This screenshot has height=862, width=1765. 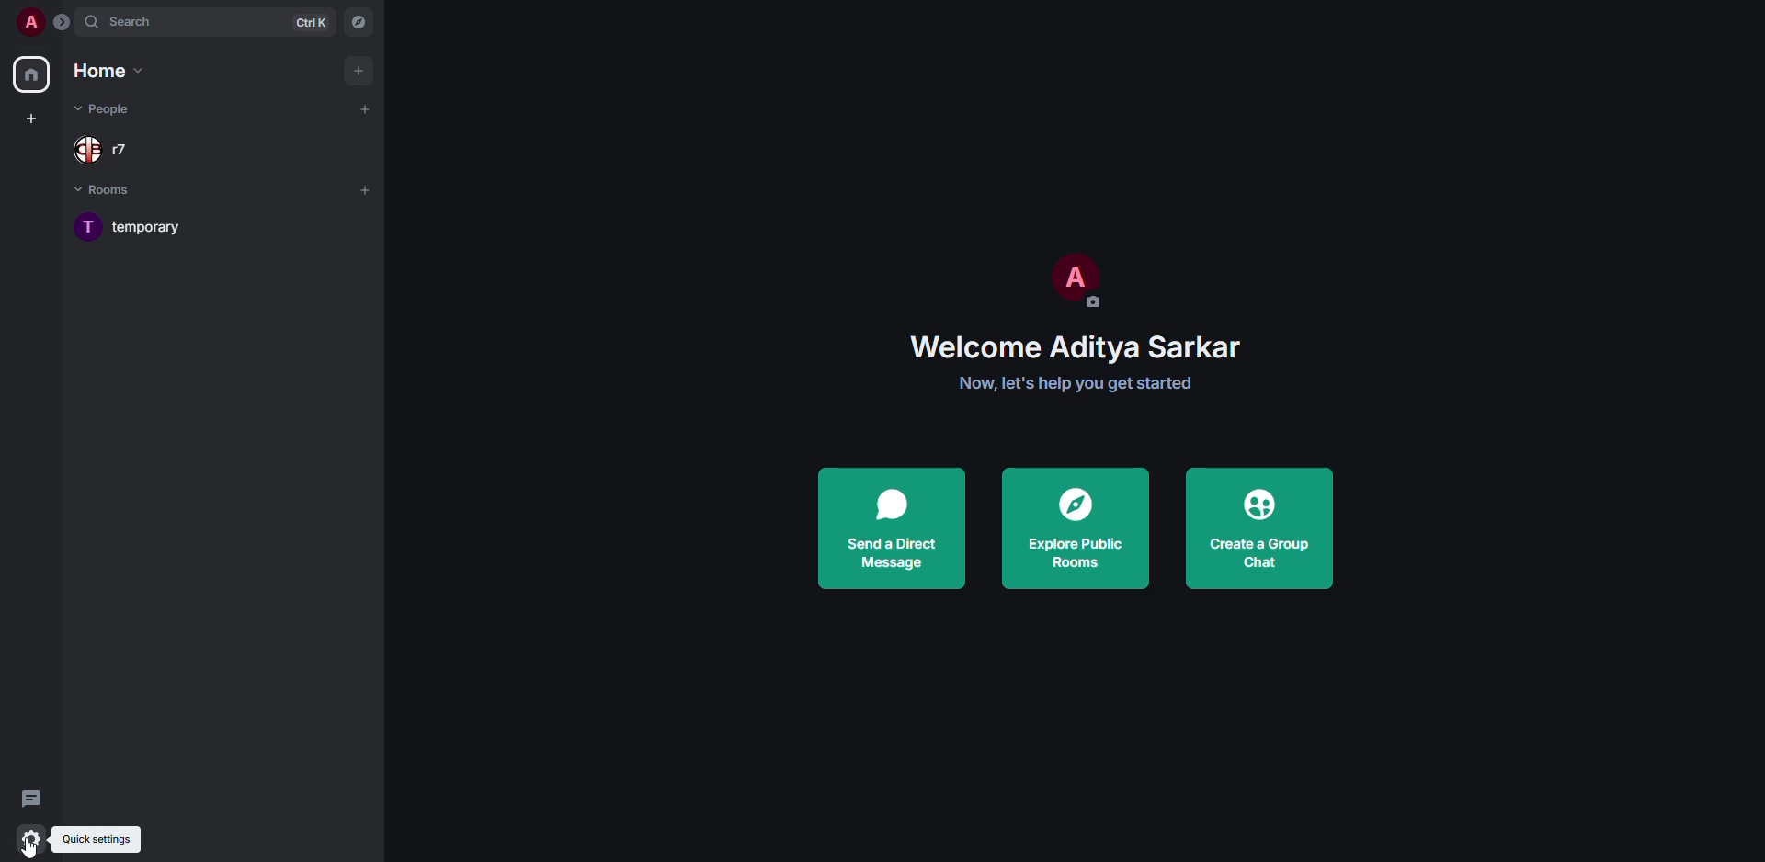 What do you see at coordinates (110, 70) in the screenshot?
I see `home` at bounding box center [110, 70].